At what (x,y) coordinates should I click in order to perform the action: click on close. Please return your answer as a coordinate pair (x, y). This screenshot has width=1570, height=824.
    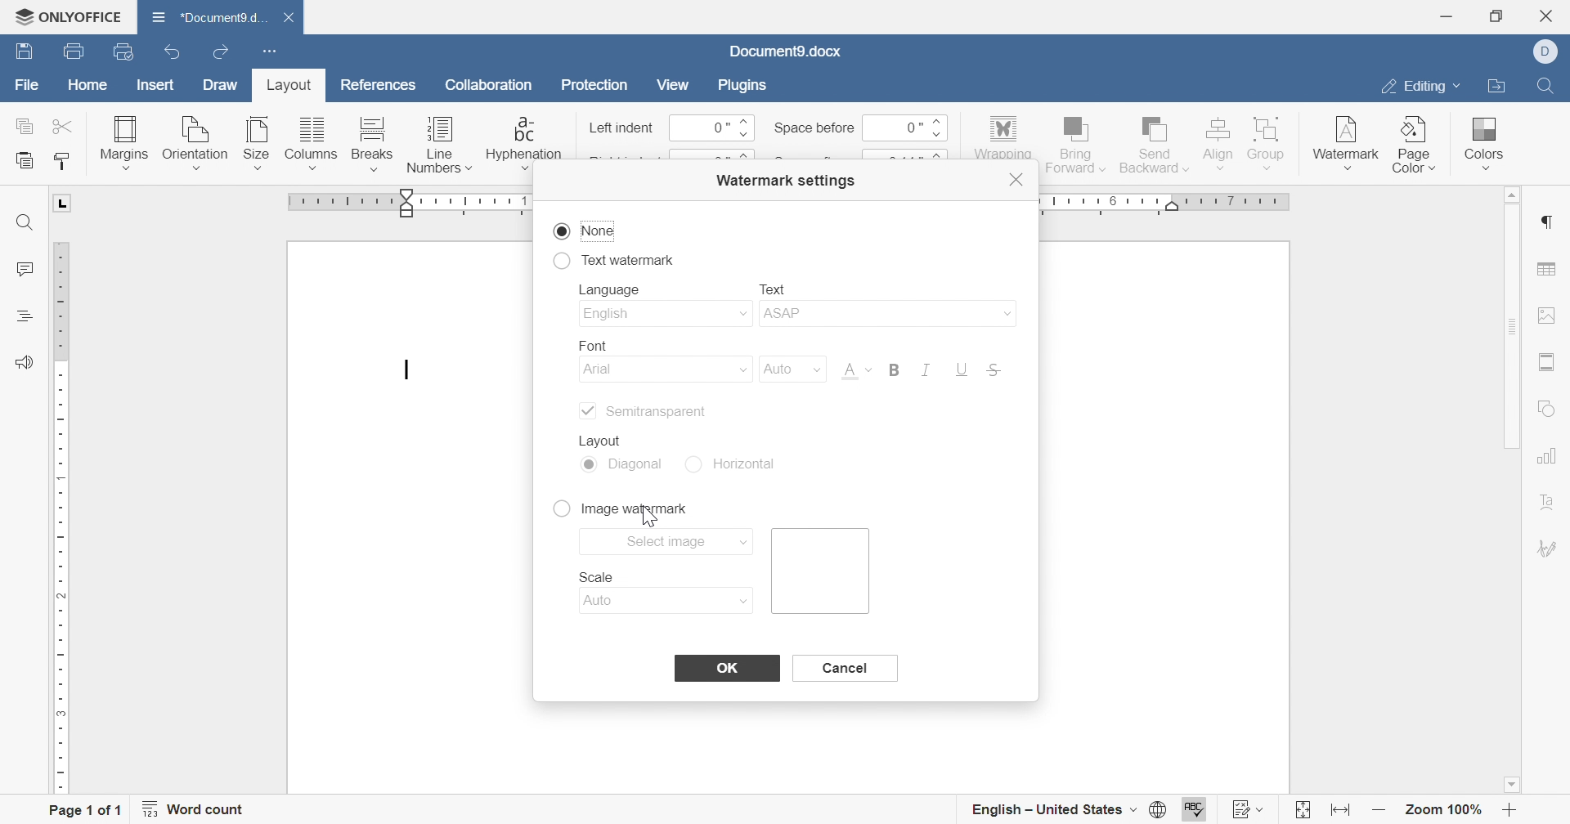
    Looking at the image, I should click on (1018, 180).